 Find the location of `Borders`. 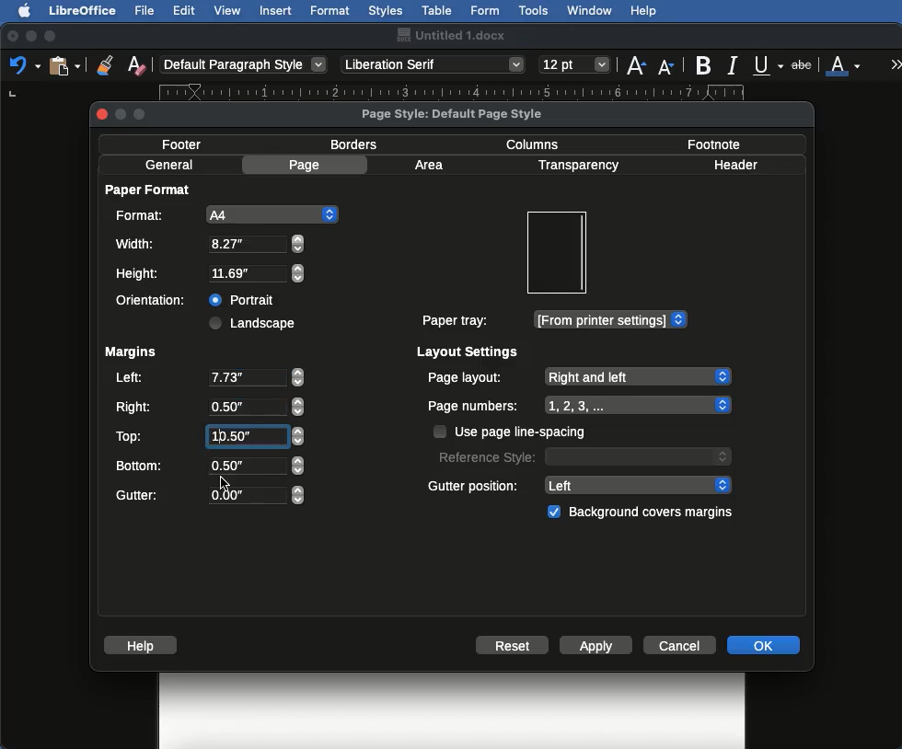

Borders is located at coordinates (355, 144).